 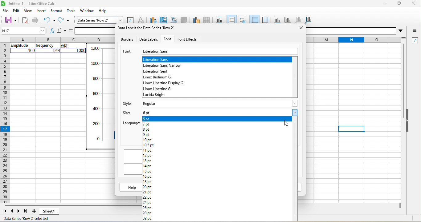 What do you see at coordinates (81, 50) in the screenshot?
I see `1000` at bounding box center [81, 50].